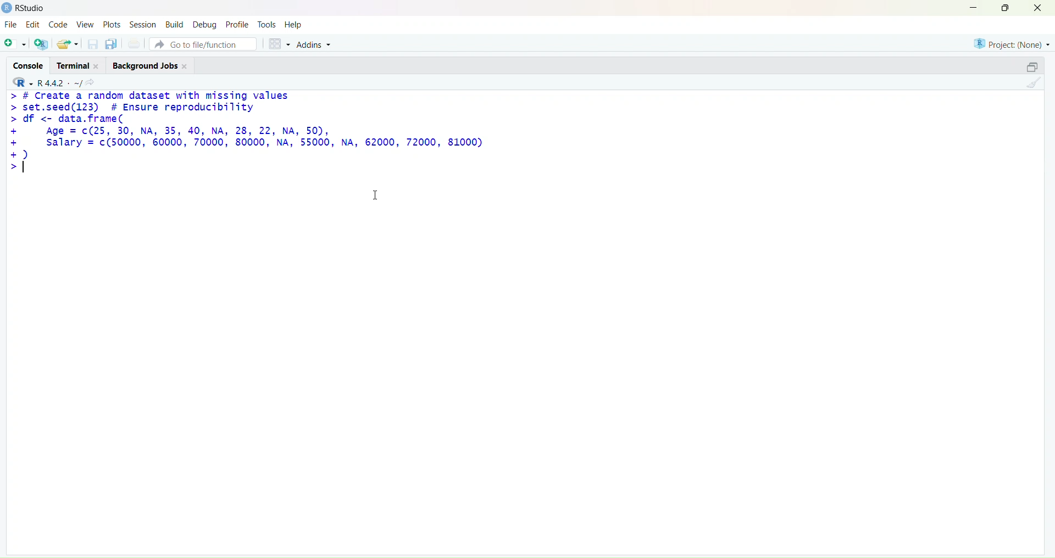  What do you see at coordinates (376, 196) in the screenshot?
I see `cursor` at bounding box center [376, 196].